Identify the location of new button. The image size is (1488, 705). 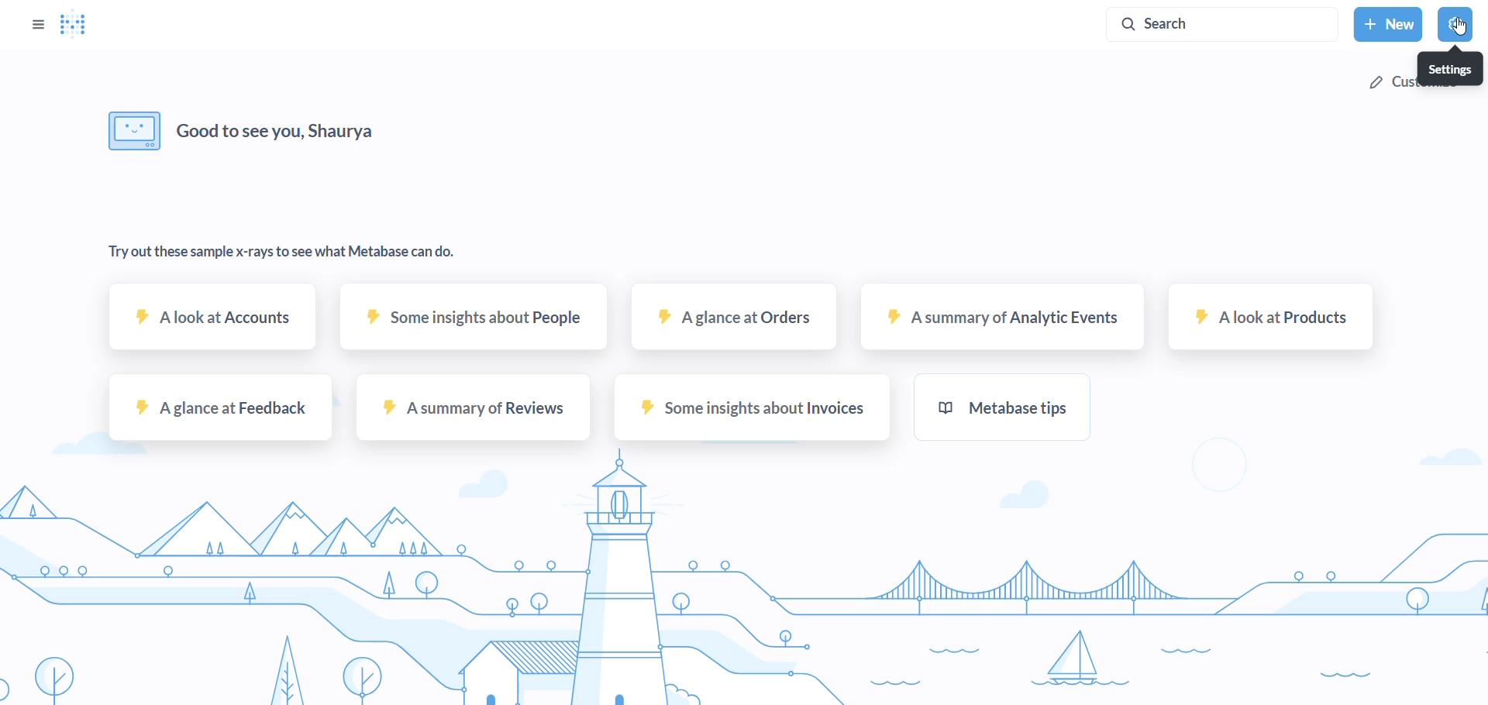
(1387, 25).